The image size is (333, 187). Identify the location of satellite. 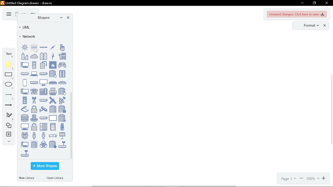
(53, 100).